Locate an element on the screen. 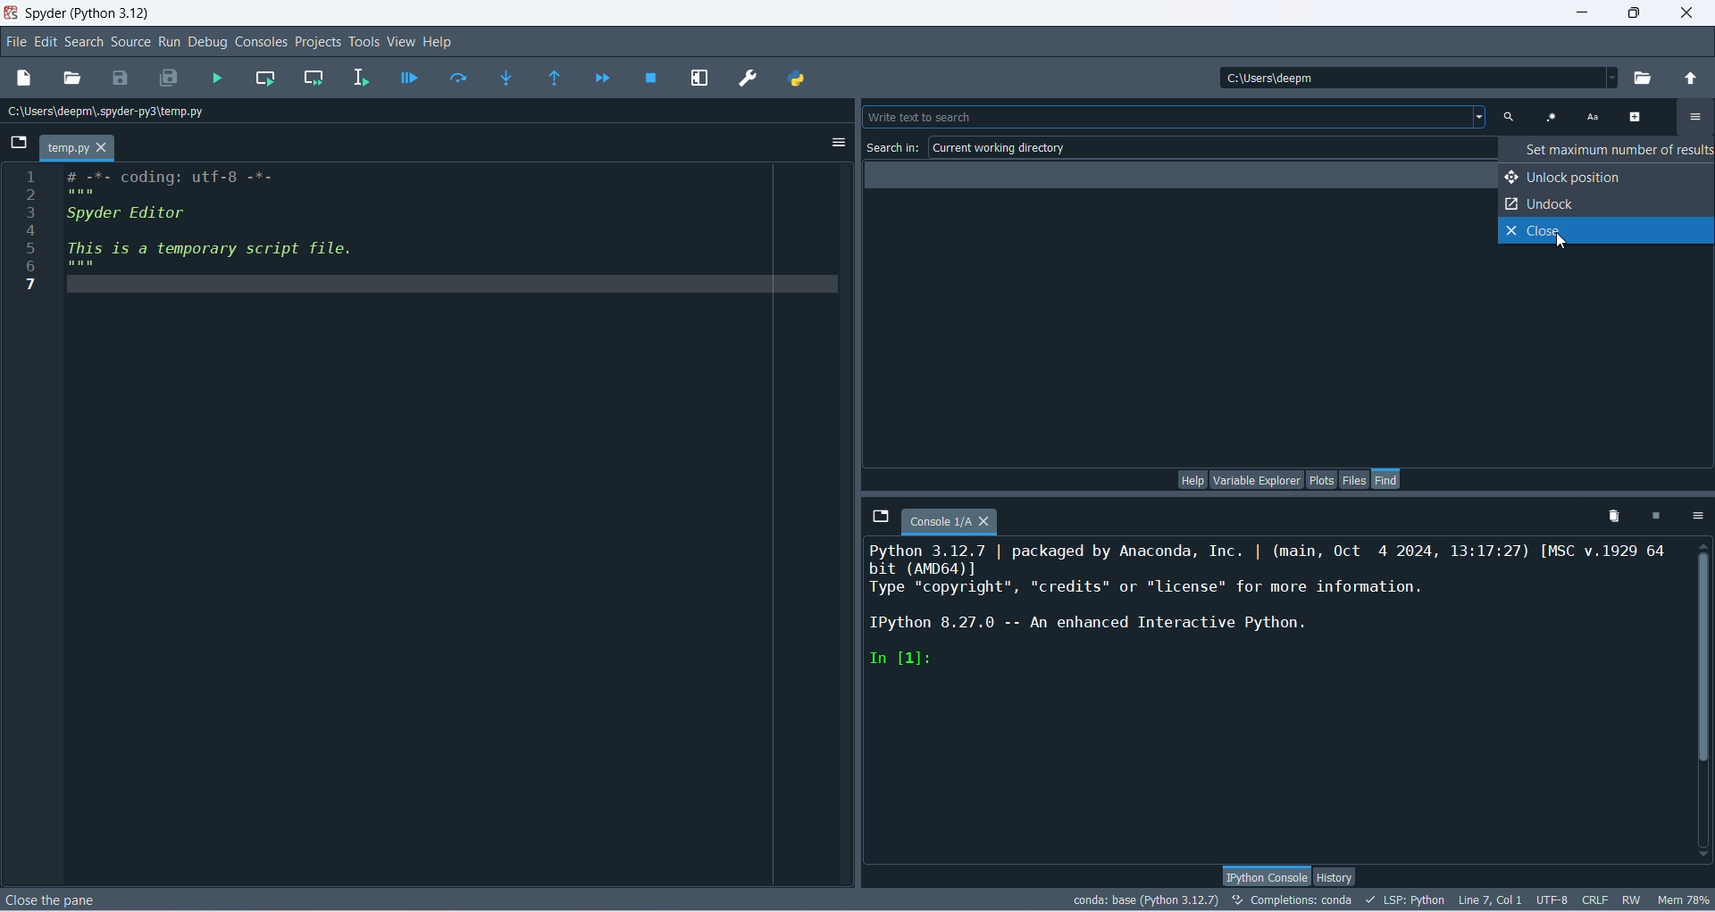 The height and width of the screenshot is (912, 1715). run current line is located at coordinates (459, 76).